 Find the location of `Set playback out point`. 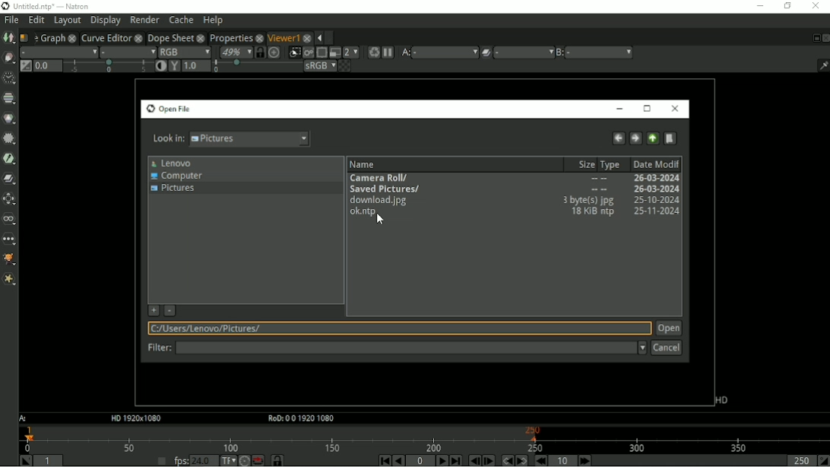

Set playback out point is located at coordinates (823, 460).